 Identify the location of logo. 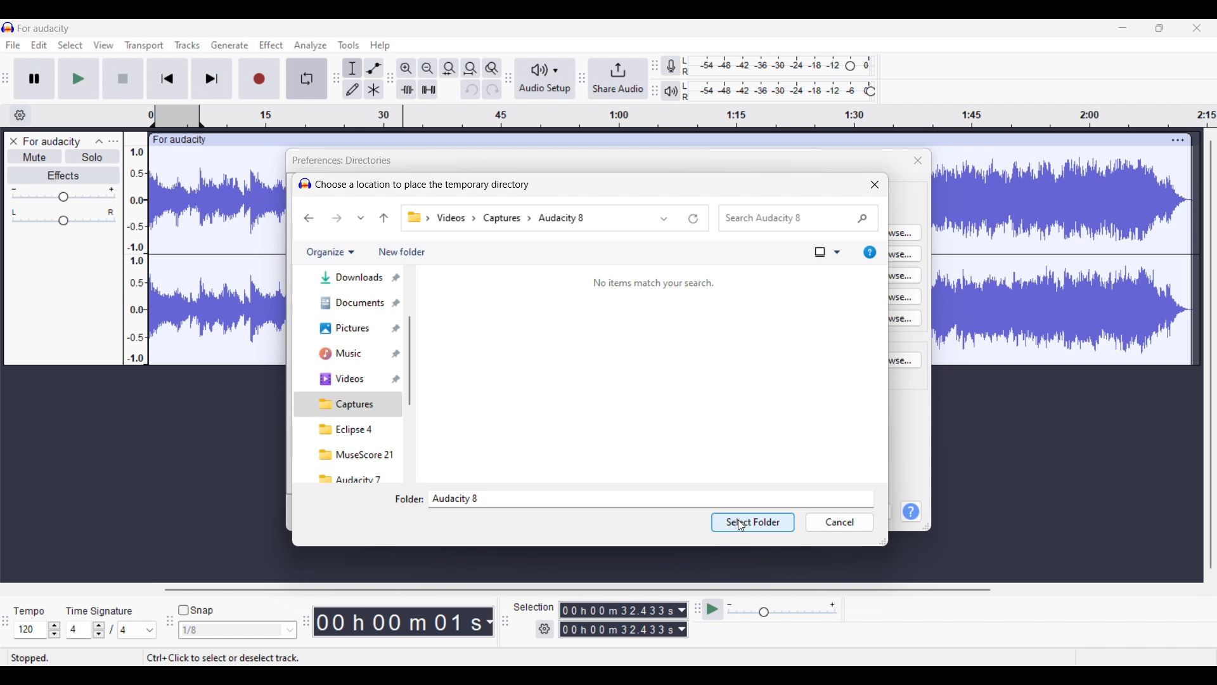
(302, 183).